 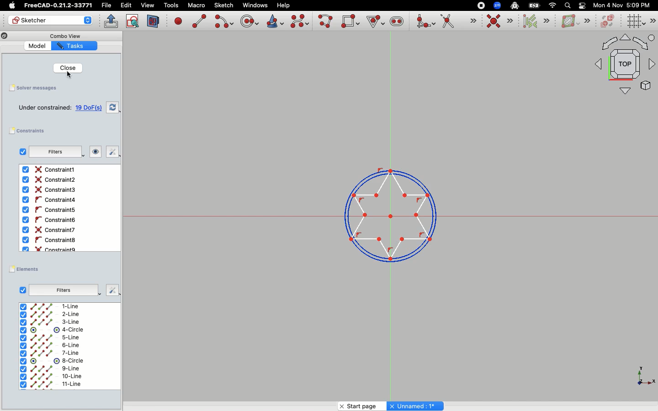 What do you see at coordinates (53, 330) in the screenshot?
I see `4-Circle` at bounding box center [53, 330].